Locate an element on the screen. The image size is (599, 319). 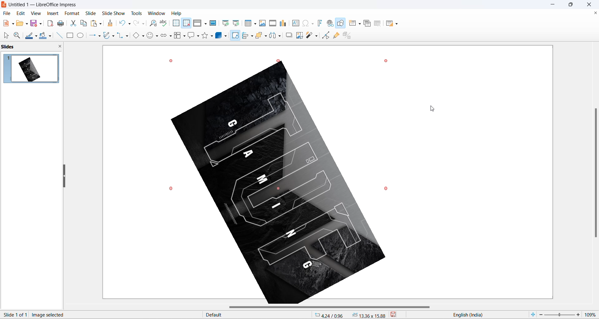
curve and polygons is located at coordinates (113, 37).